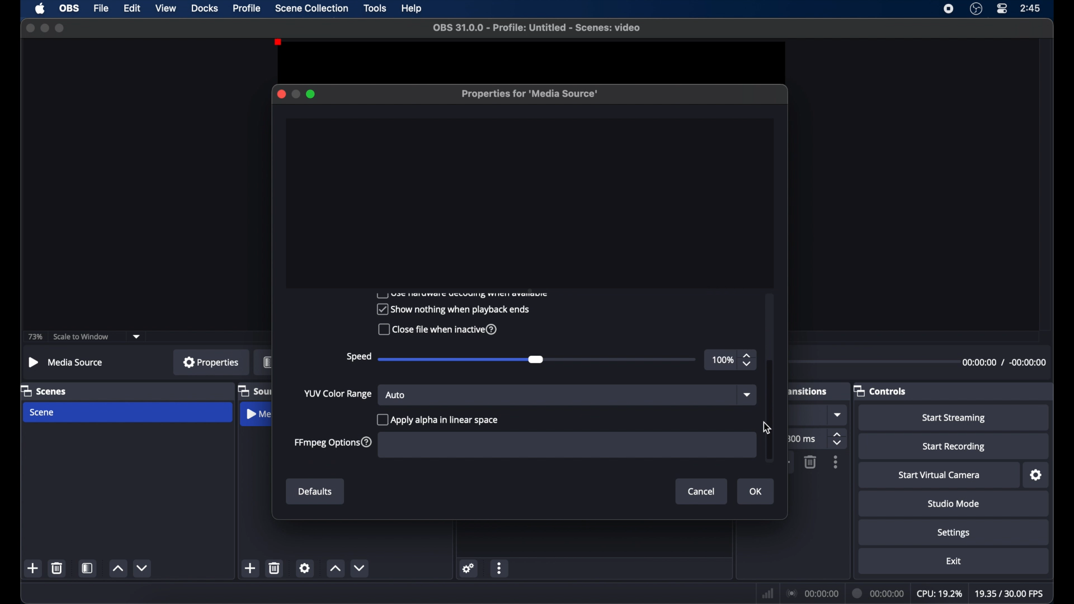 This screenshot has width=1074, height=604. What do you see at coordinates (255, 390) in the screenshot?
I see `sources` at bounding box center [255, 390].